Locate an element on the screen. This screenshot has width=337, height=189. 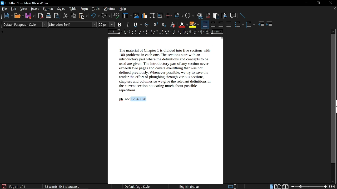
spell check is located at coordinates (117, 16).